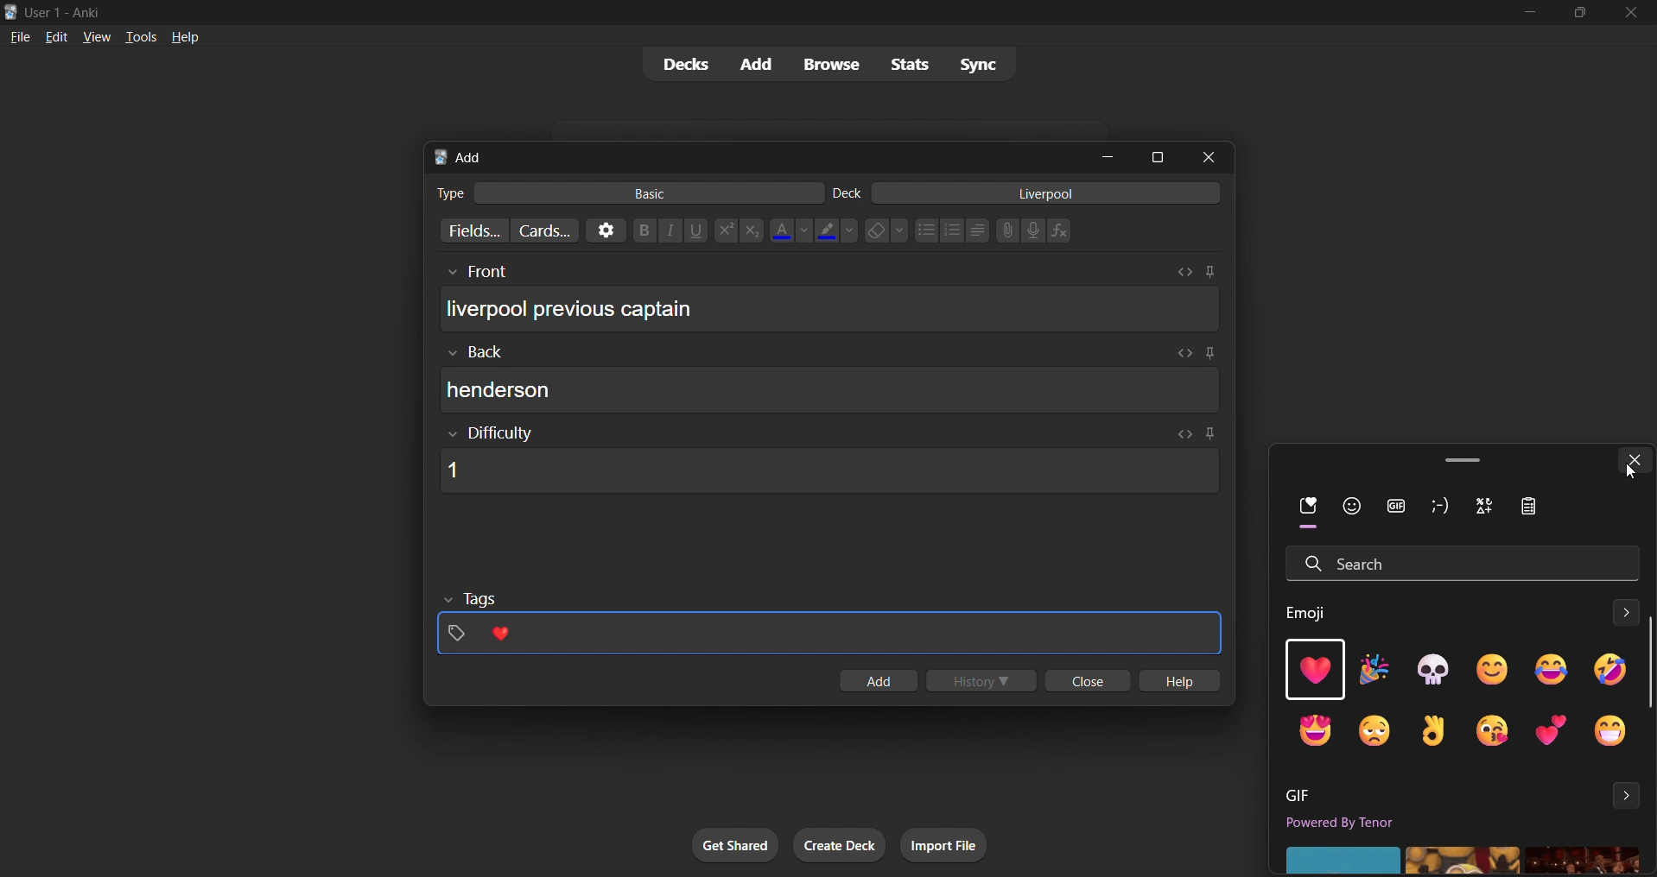  What do you see at coordinates (678, 67) in the screenshot?
I see `decks` at bounding box center [678, 67].